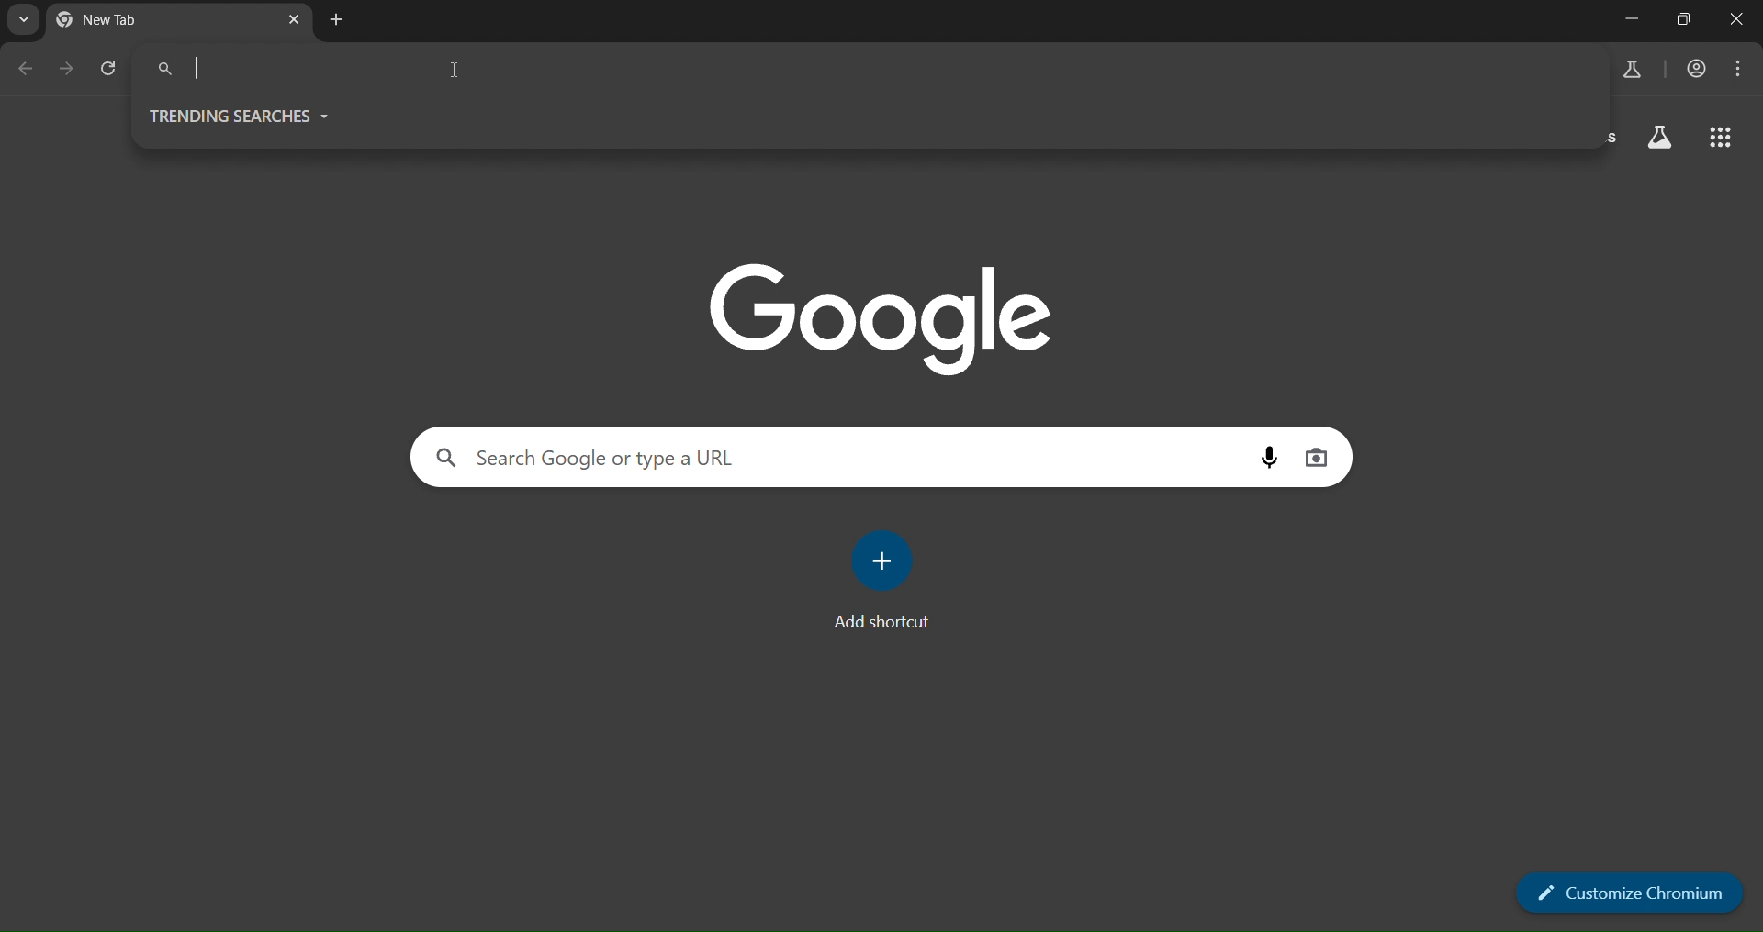 This screenshot has width=1763, height=932. What do you see at coordinates (67, 71) in the screenshot?
I see `go forward one page` at bounding box center [67, 71].